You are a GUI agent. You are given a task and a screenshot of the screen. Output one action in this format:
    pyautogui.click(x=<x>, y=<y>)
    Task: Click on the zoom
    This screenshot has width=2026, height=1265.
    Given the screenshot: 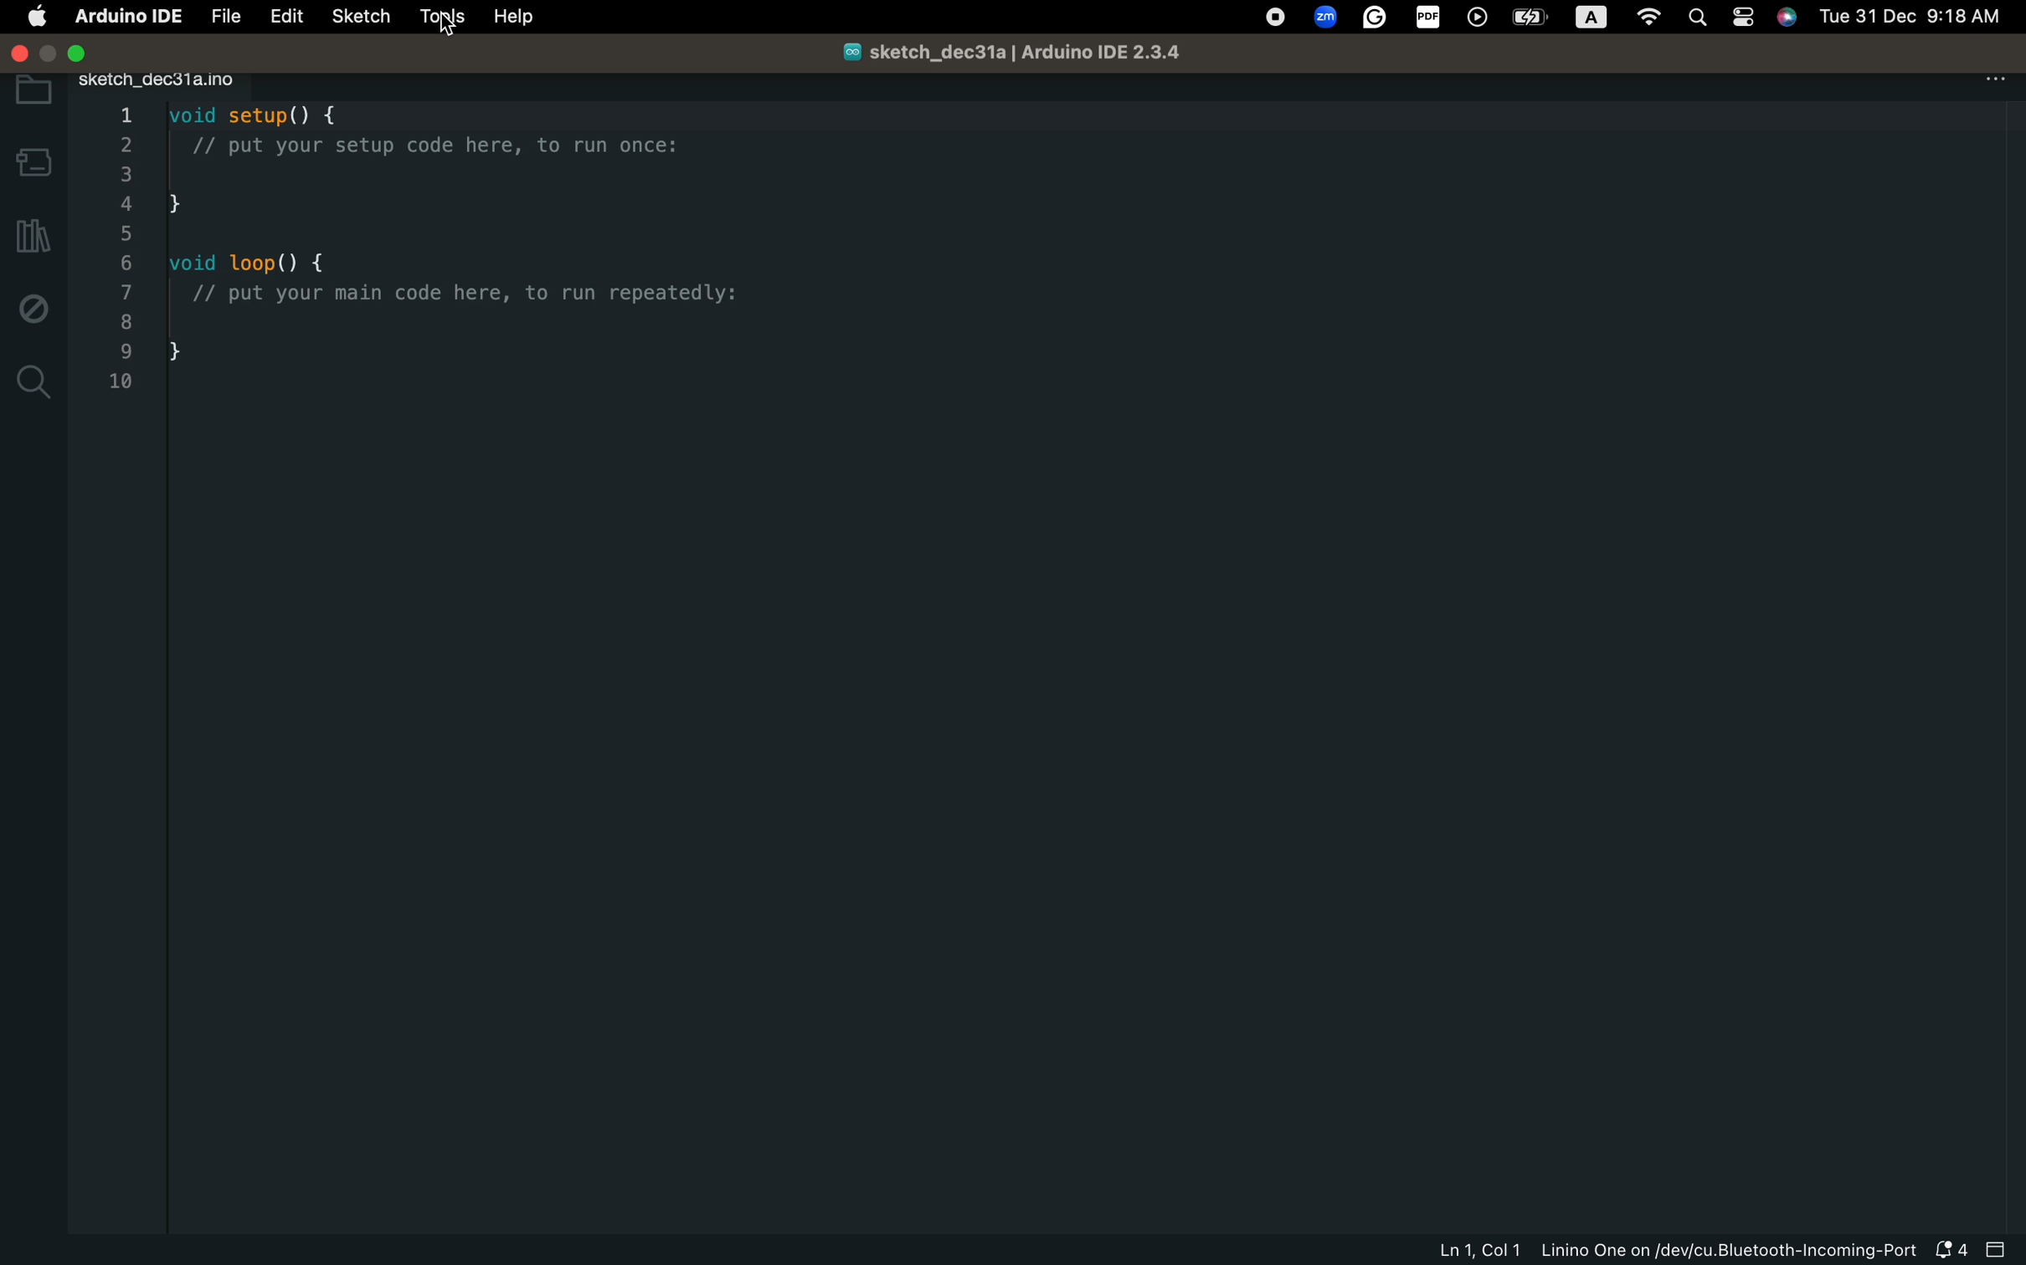 What is the action you would take?
    pyautogui.click(x=1323, y=18)
    